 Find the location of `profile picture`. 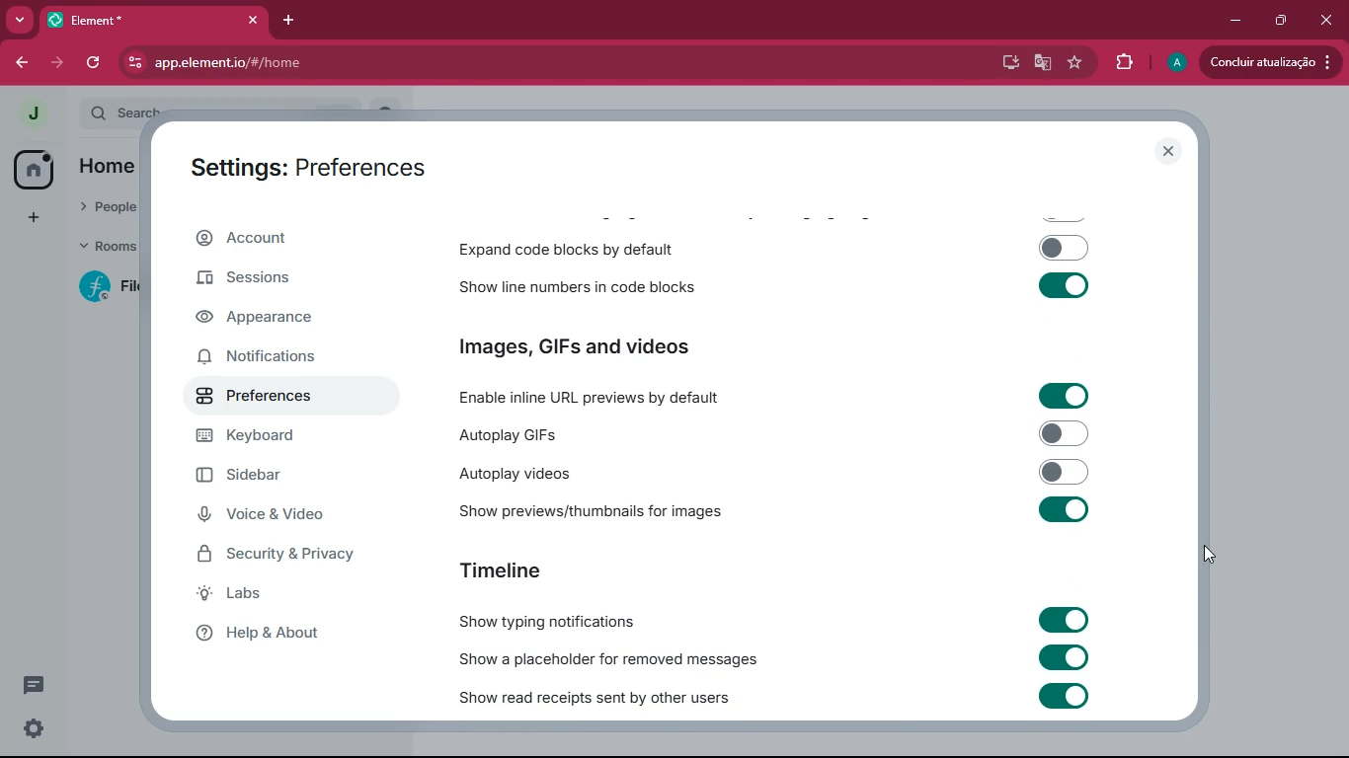

profile picture is located at coordinates (32, 114).